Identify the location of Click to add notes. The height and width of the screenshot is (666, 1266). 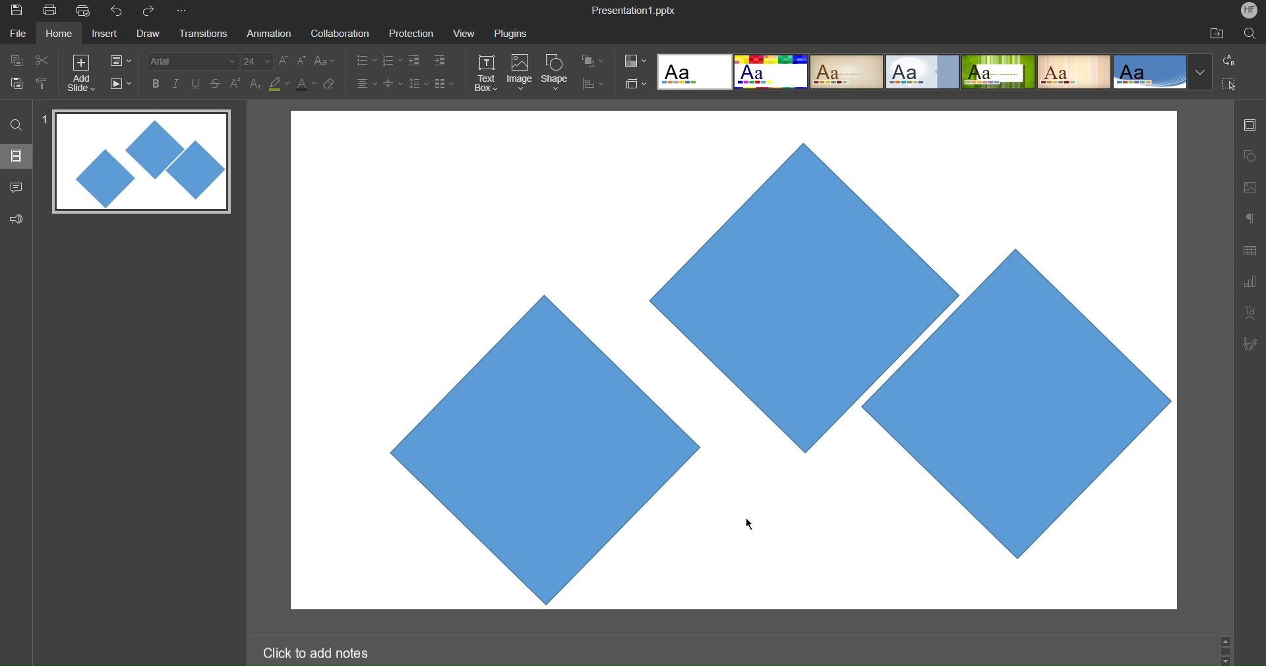
(315, 652).